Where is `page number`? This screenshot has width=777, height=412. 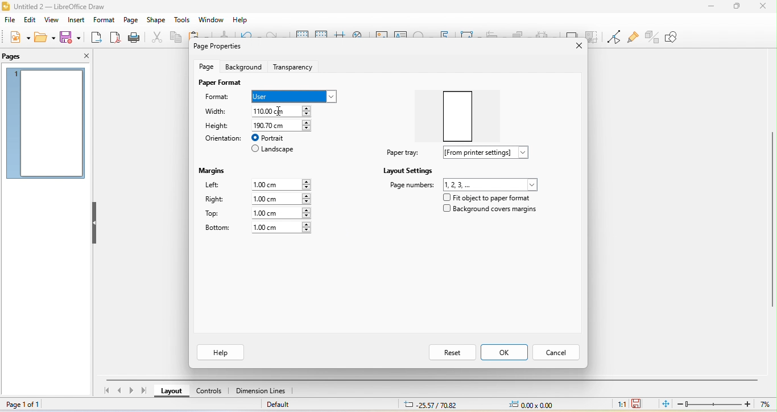 page number is located at coordinates (464, 184).